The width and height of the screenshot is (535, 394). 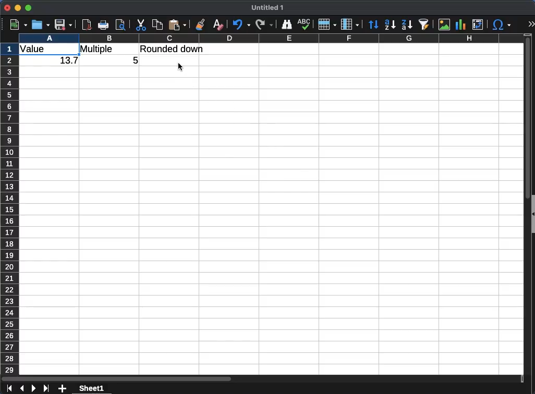 I want to click on previous sheet, so click(x=21, y=389).